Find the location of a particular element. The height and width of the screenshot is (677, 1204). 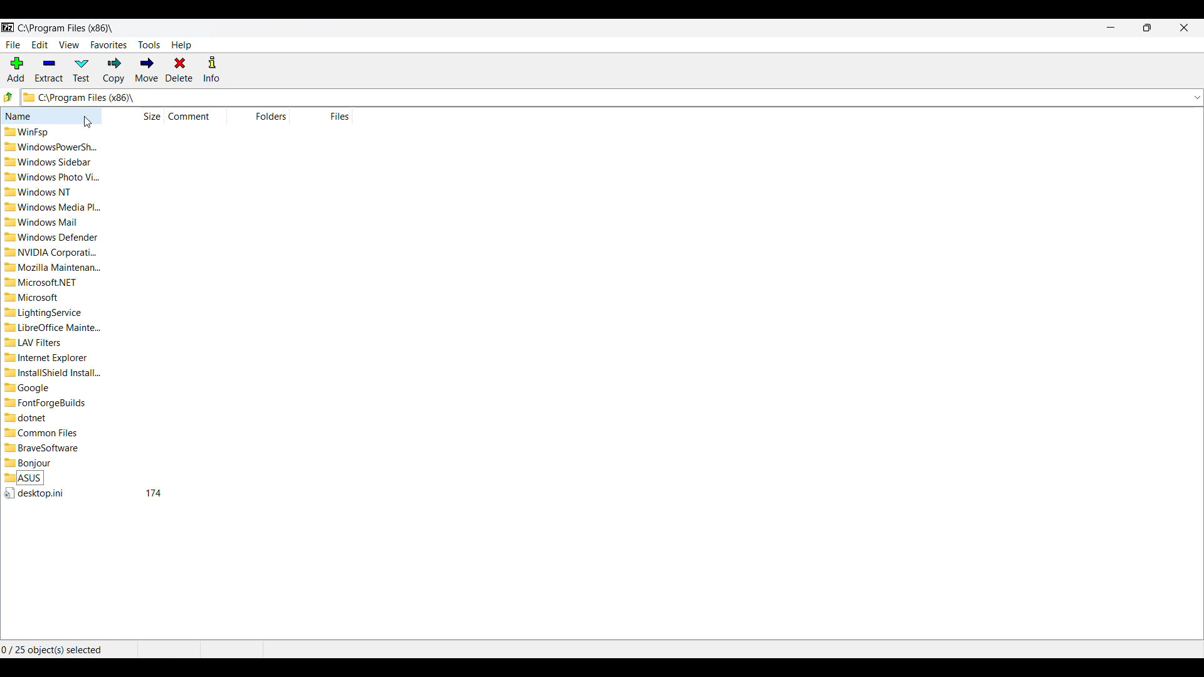

Copy is located at coordinates (114, 71).